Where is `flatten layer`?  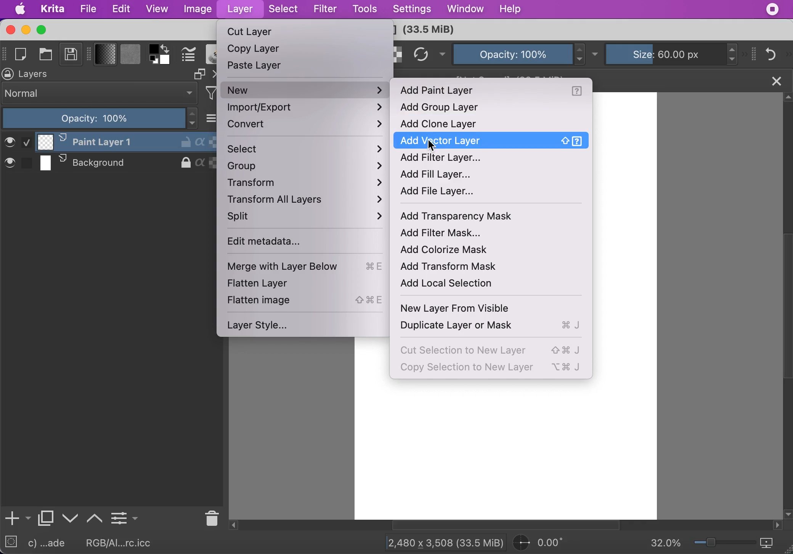 flatten layer is located at coordinates (274, 284).